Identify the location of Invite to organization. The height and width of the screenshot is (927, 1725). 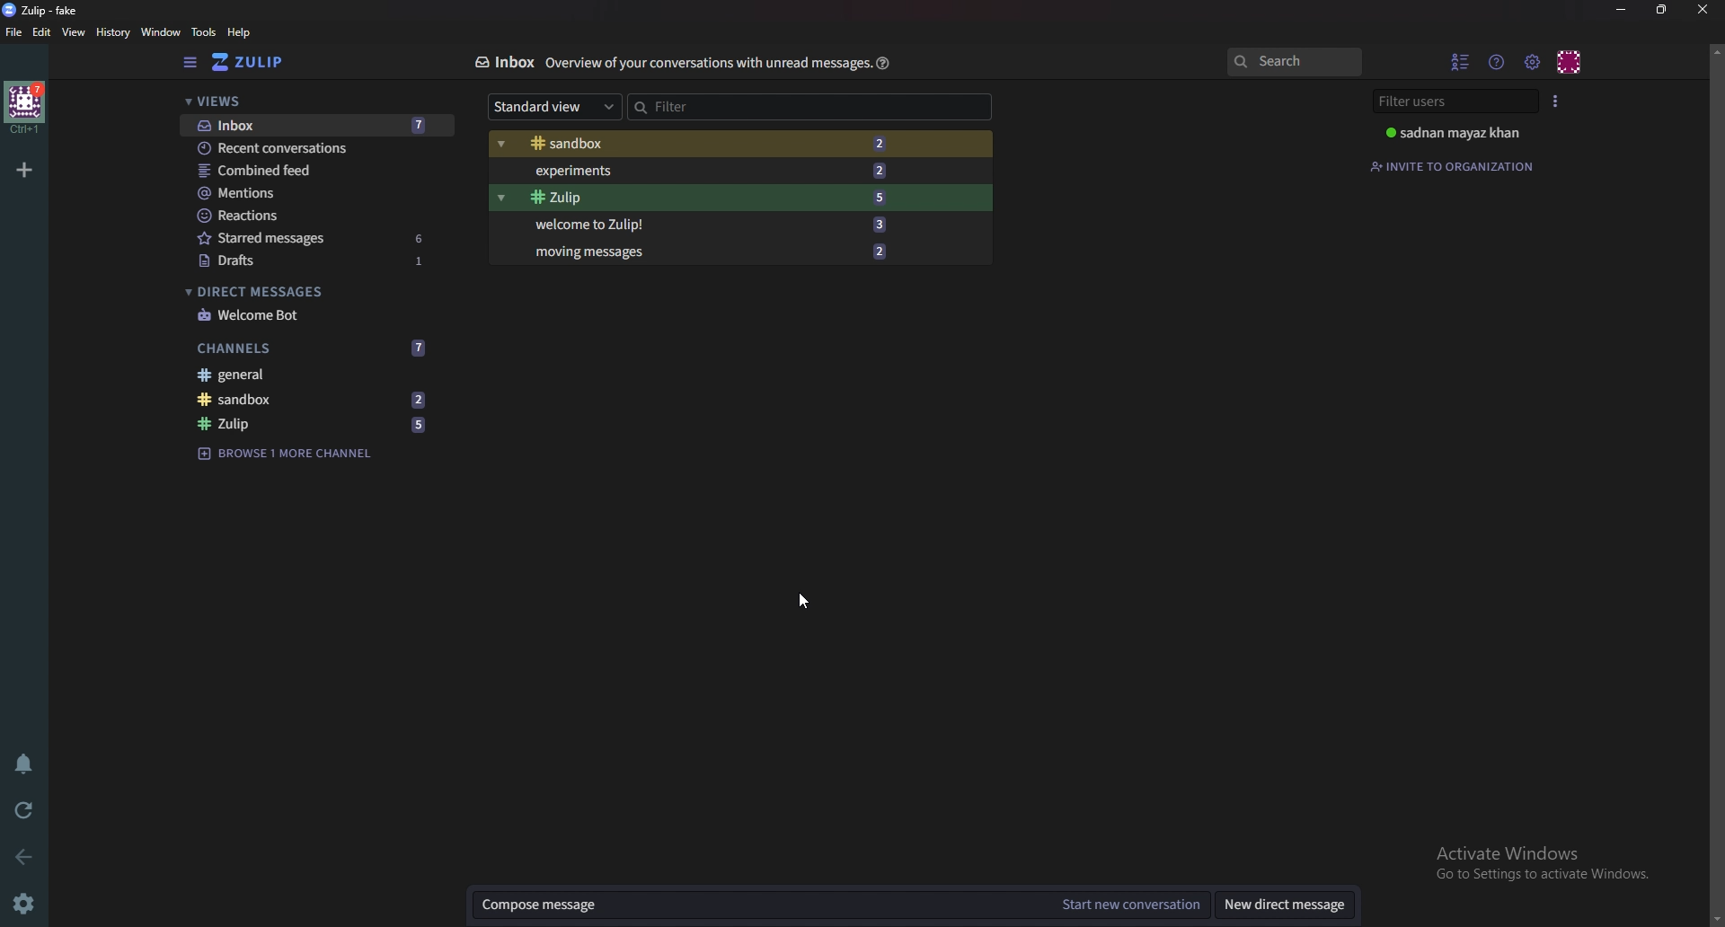
(1462, 166).